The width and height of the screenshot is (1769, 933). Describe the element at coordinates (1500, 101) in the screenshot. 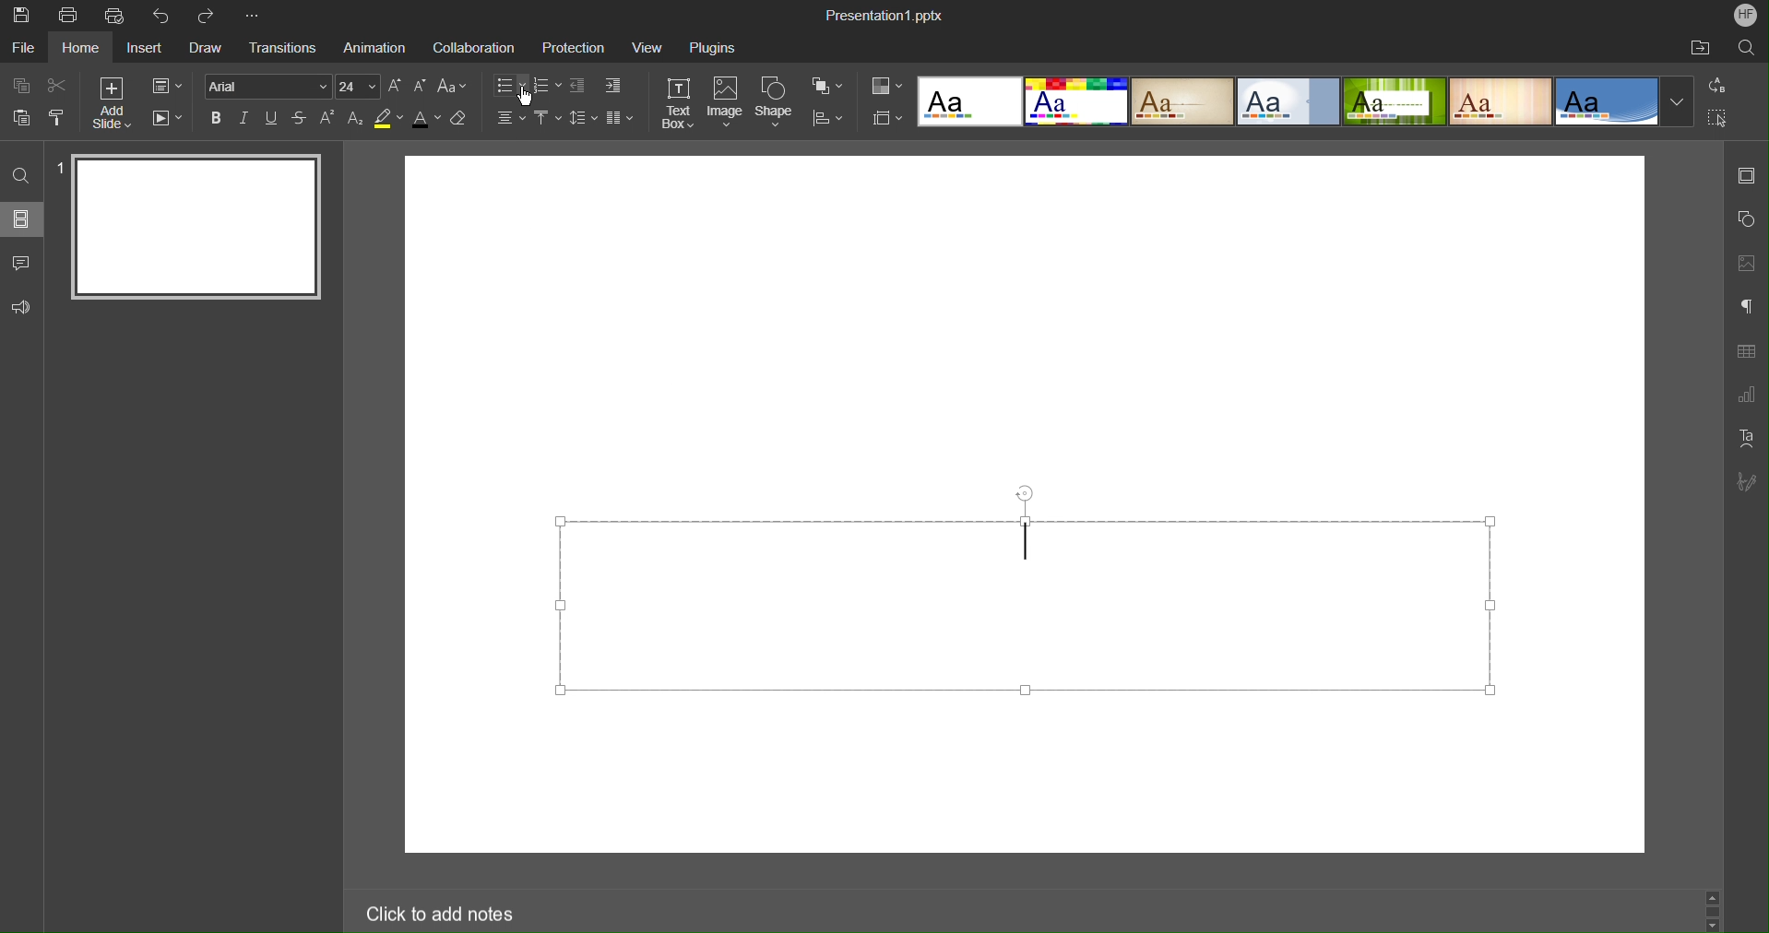

I see `template` at that location.